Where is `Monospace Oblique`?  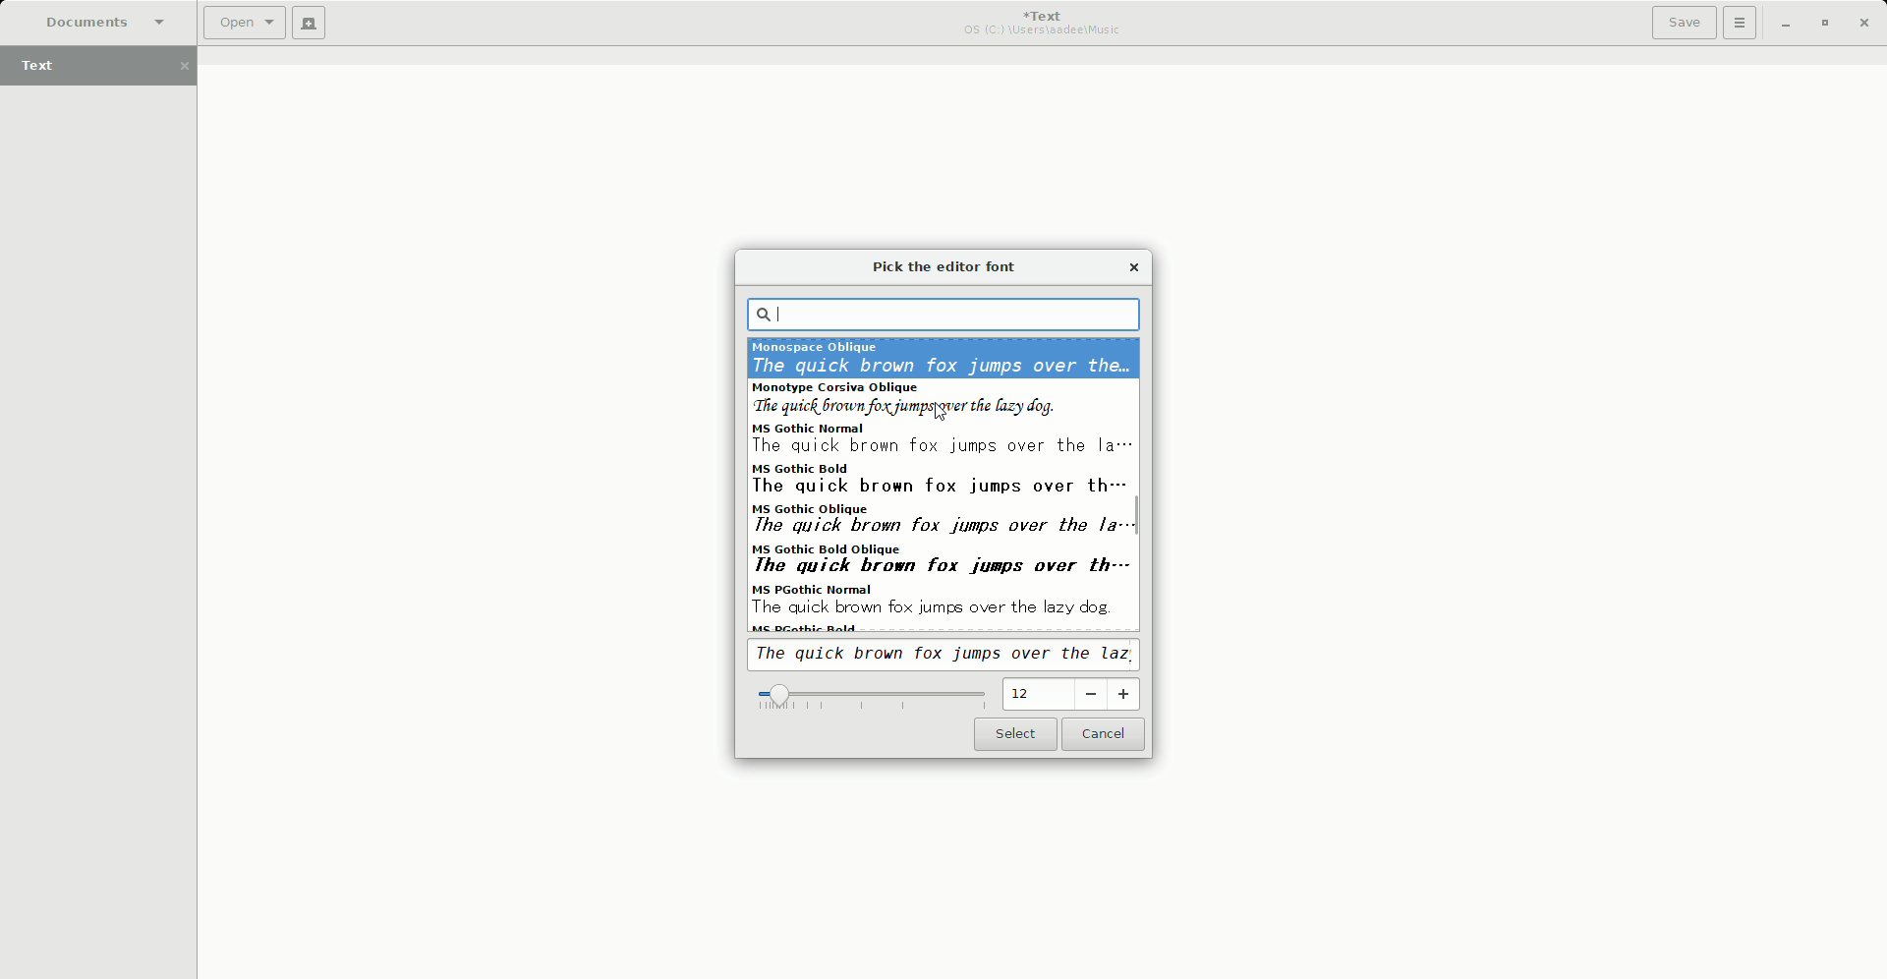
Monospace Oblique is located at coordinates (943, 358).